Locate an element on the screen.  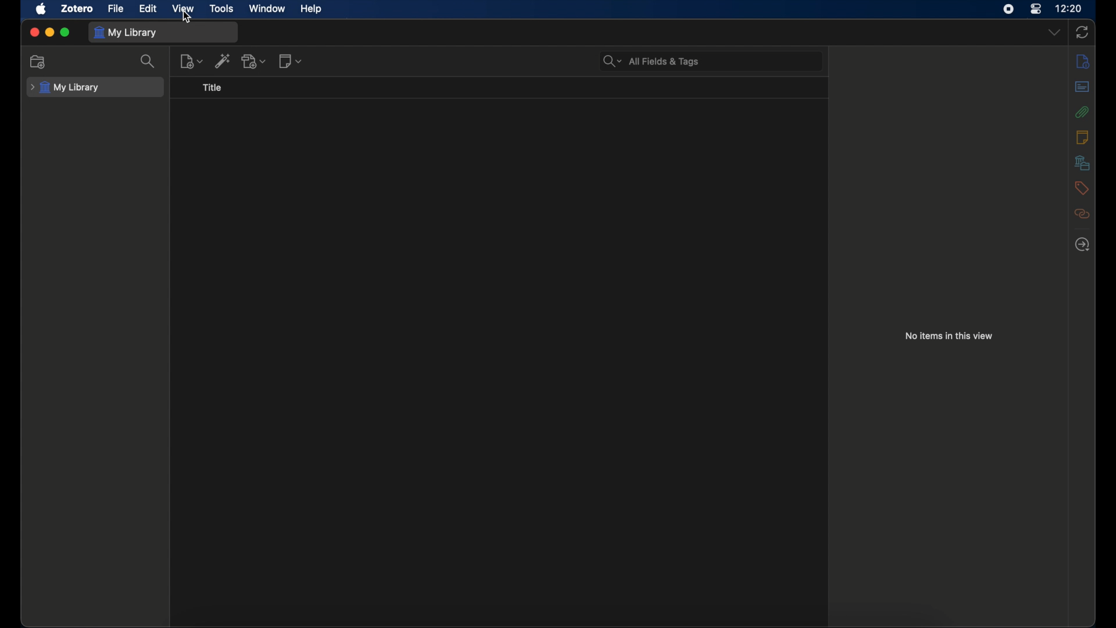
minimize is located at coordinates (50, 32).